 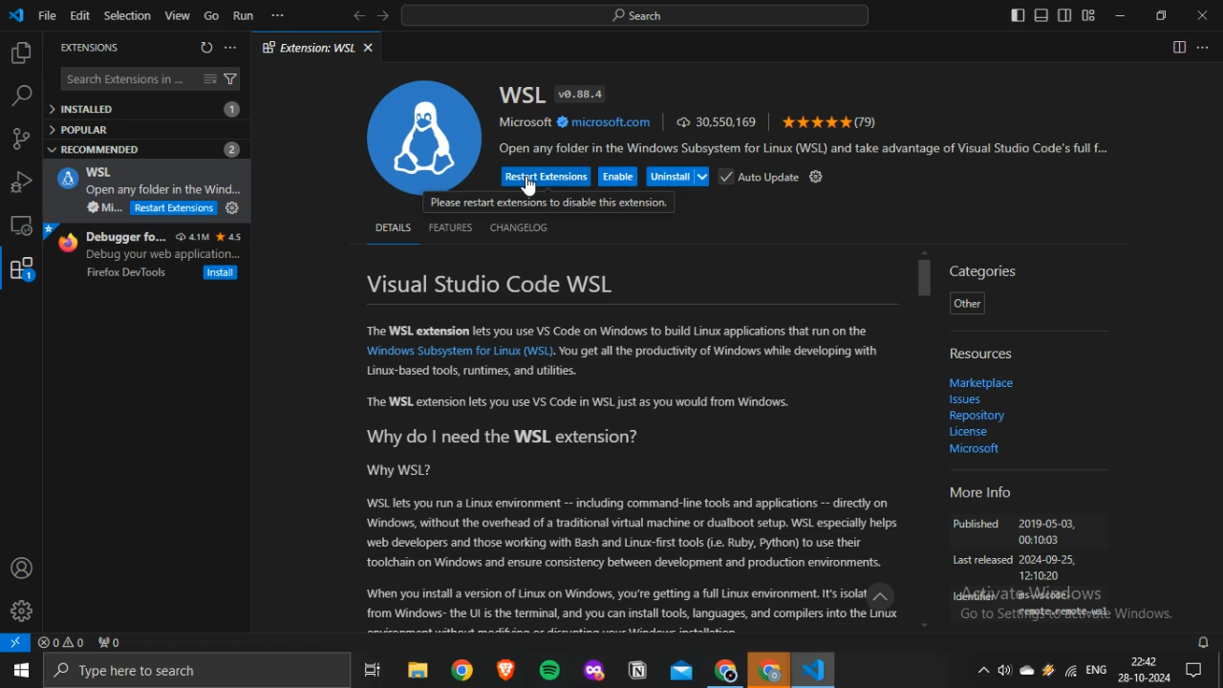 I want to click on The WSL extension lets you use VS Code on Windows to build Linux applications that run on the, so click(x=615, y=333).